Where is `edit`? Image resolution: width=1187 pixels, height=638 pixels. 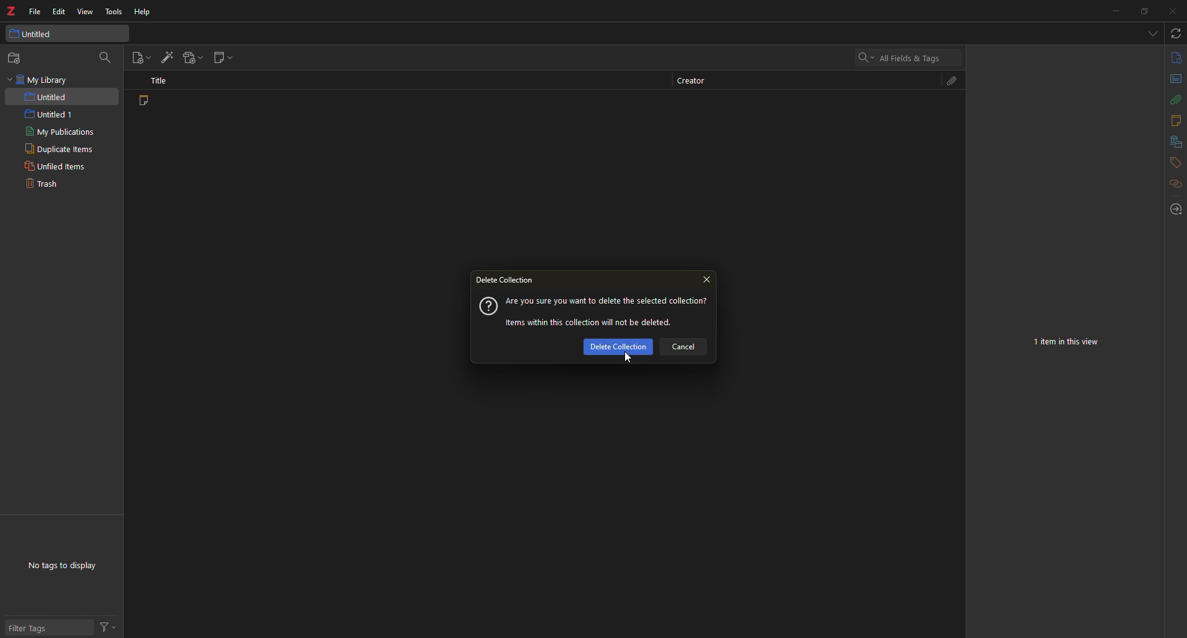 edit is located at coordinates (59, 12).